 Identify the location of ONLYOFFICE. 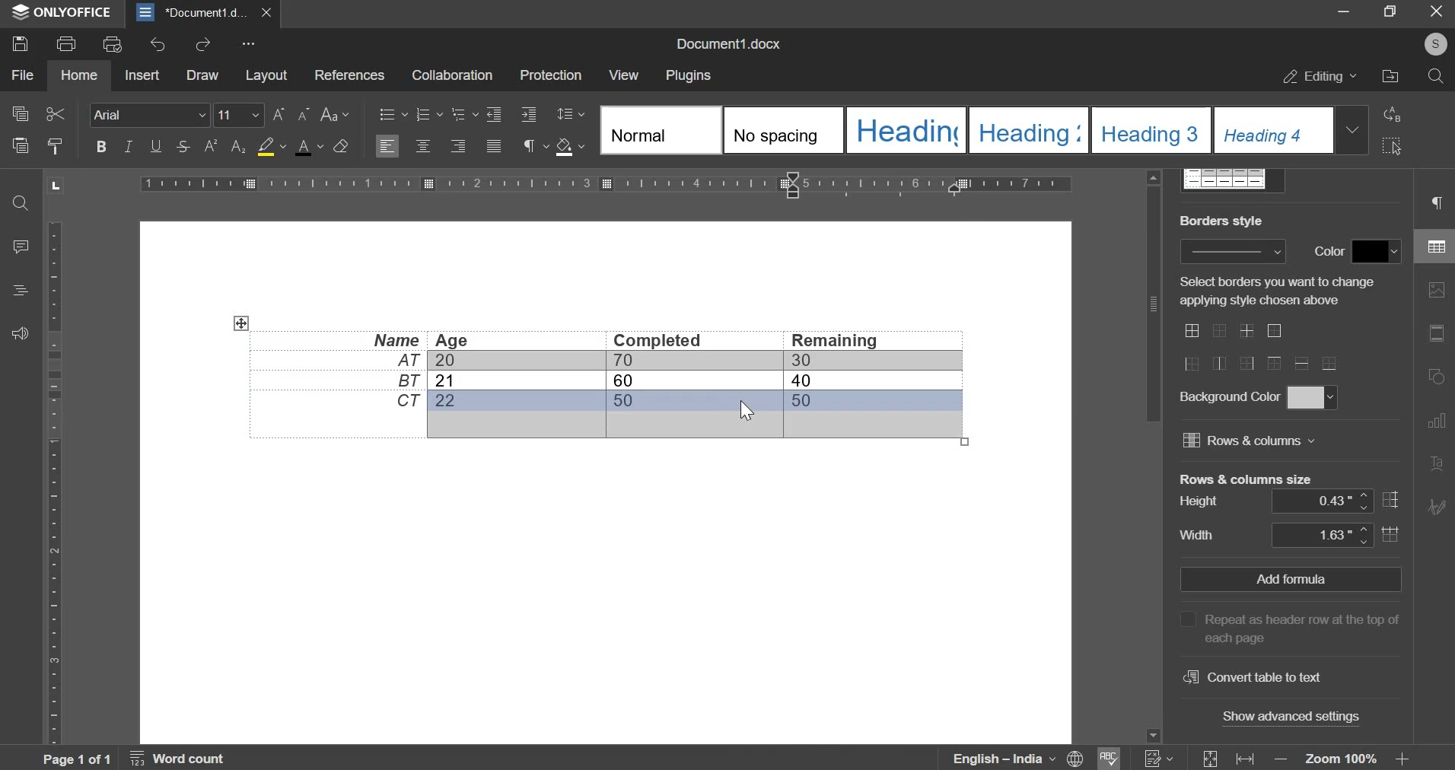
(72, 11).